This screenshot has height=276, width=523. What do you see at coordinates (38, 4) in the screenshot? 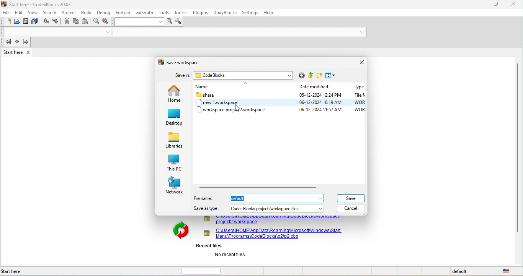
I see `Start here - Code::Blocks 20.03` at bounding box center [38, 4].